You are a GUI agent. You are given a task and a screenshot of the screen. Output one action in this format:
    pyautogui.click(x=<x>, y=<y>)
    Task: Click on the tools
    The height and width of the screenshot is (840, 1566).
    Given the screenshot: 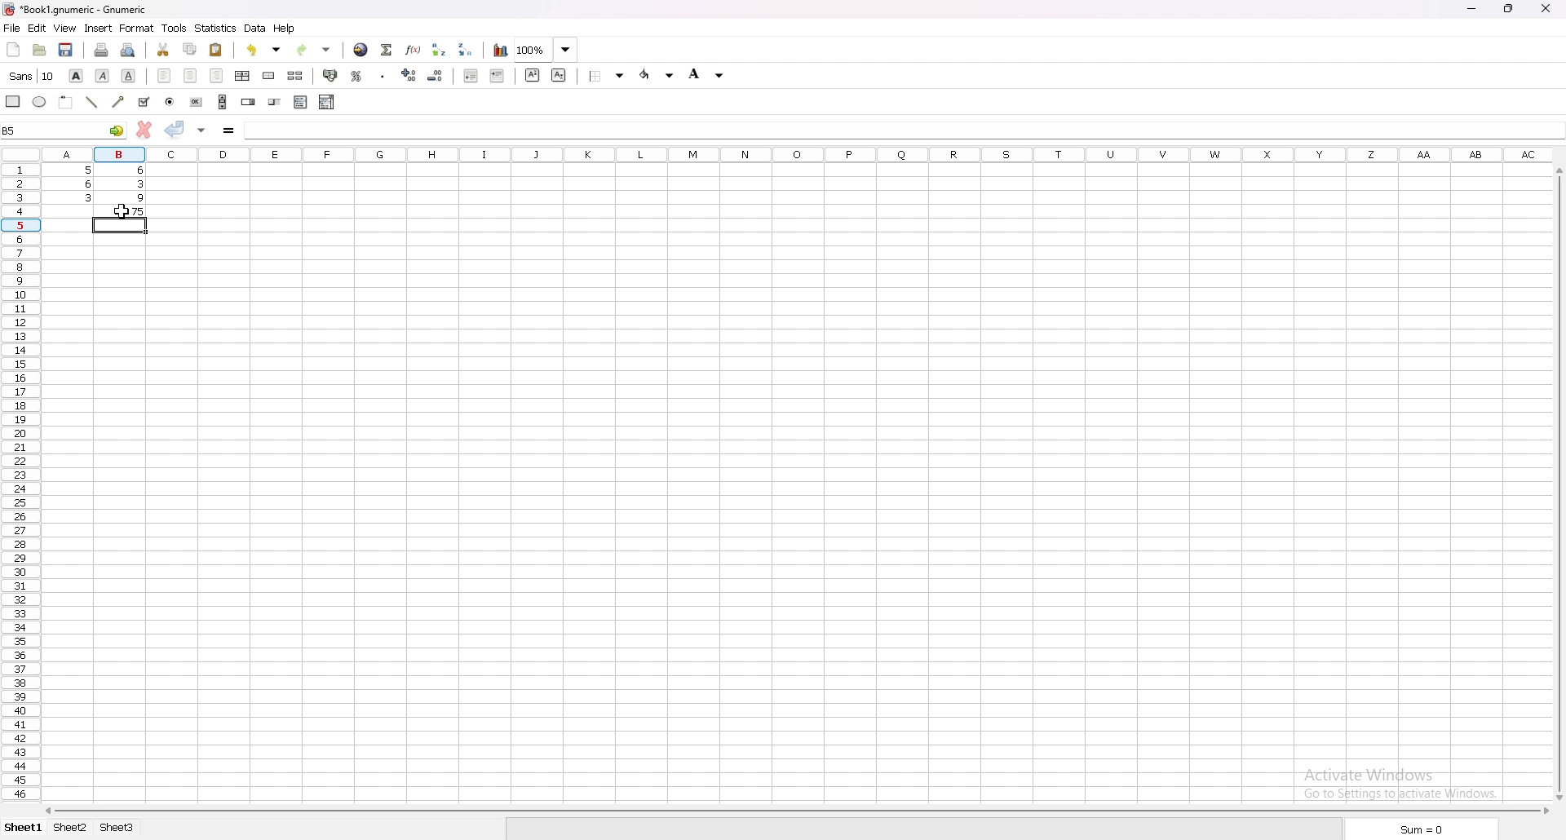 What is the action you would take?
    pyautogui.click(x=174, y=29)
    